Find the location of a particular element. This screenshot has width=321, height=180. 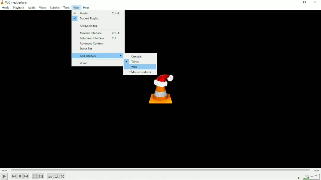

Media is located at coordinates (5, 8).